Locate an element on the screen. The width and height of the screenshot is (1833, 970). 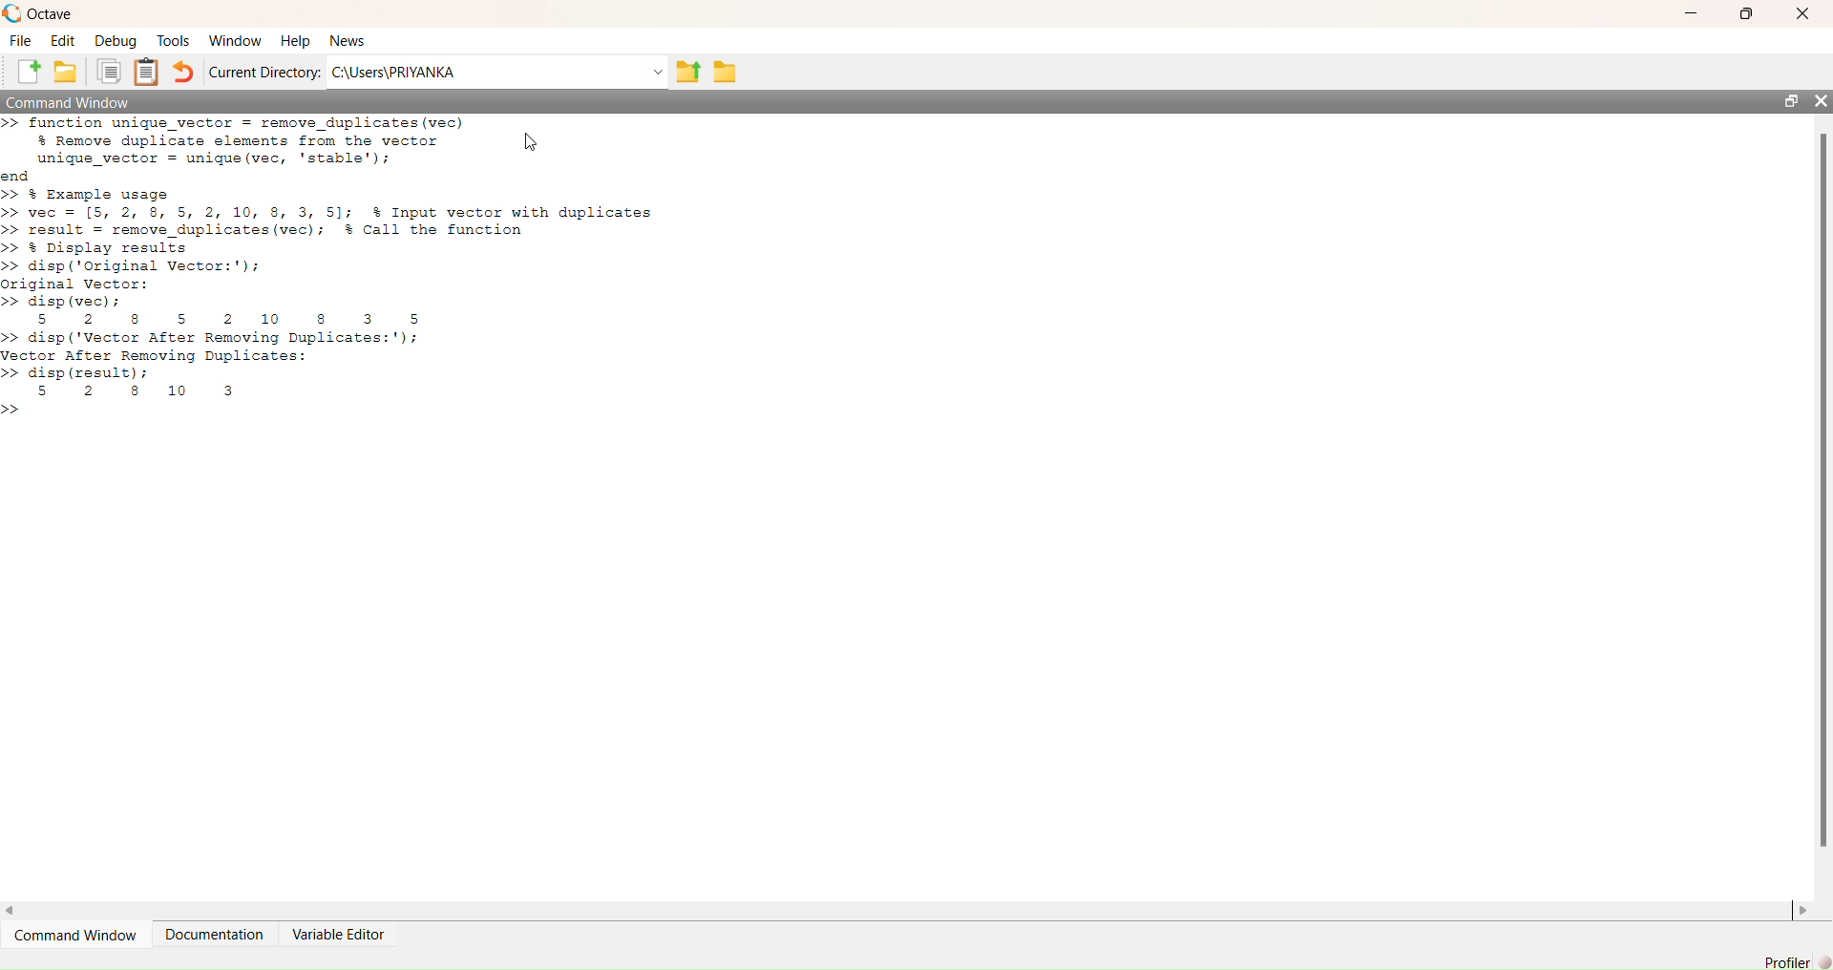
folder is located at coordinates (727, 72).